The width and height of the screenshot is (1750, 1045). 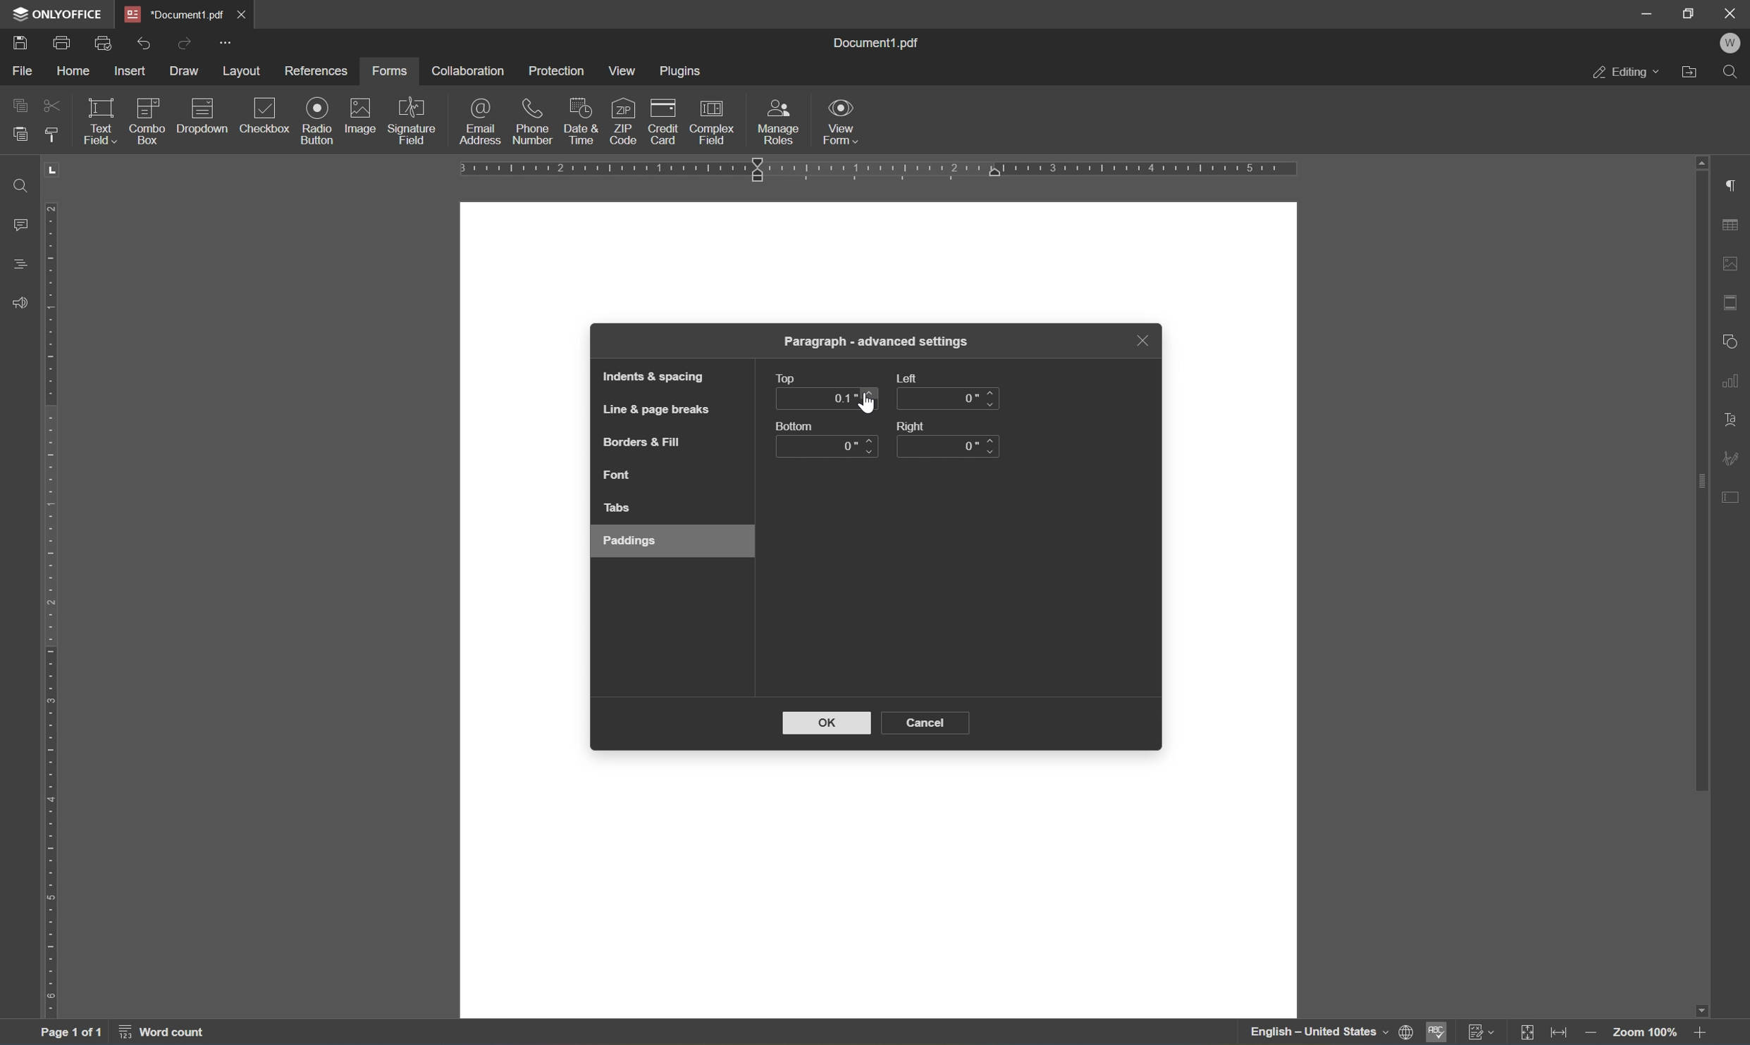 What do you see at coordinates (75, 71) in the screenshot?
I see `home` at bounding box center [75, 71].